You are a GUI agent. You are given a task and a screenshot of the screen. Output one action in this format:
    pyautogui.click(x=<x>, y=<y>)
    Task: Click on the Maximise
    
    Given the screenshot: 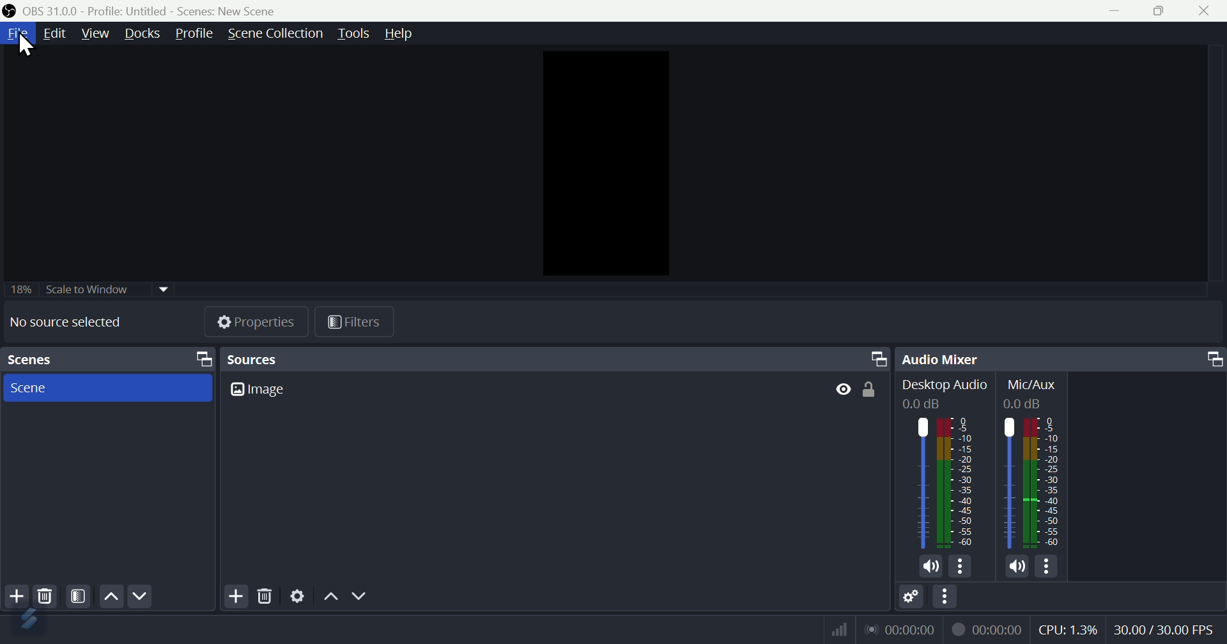 What is the action you would take?
    pyautogui.click(x=1164, y=11)
    